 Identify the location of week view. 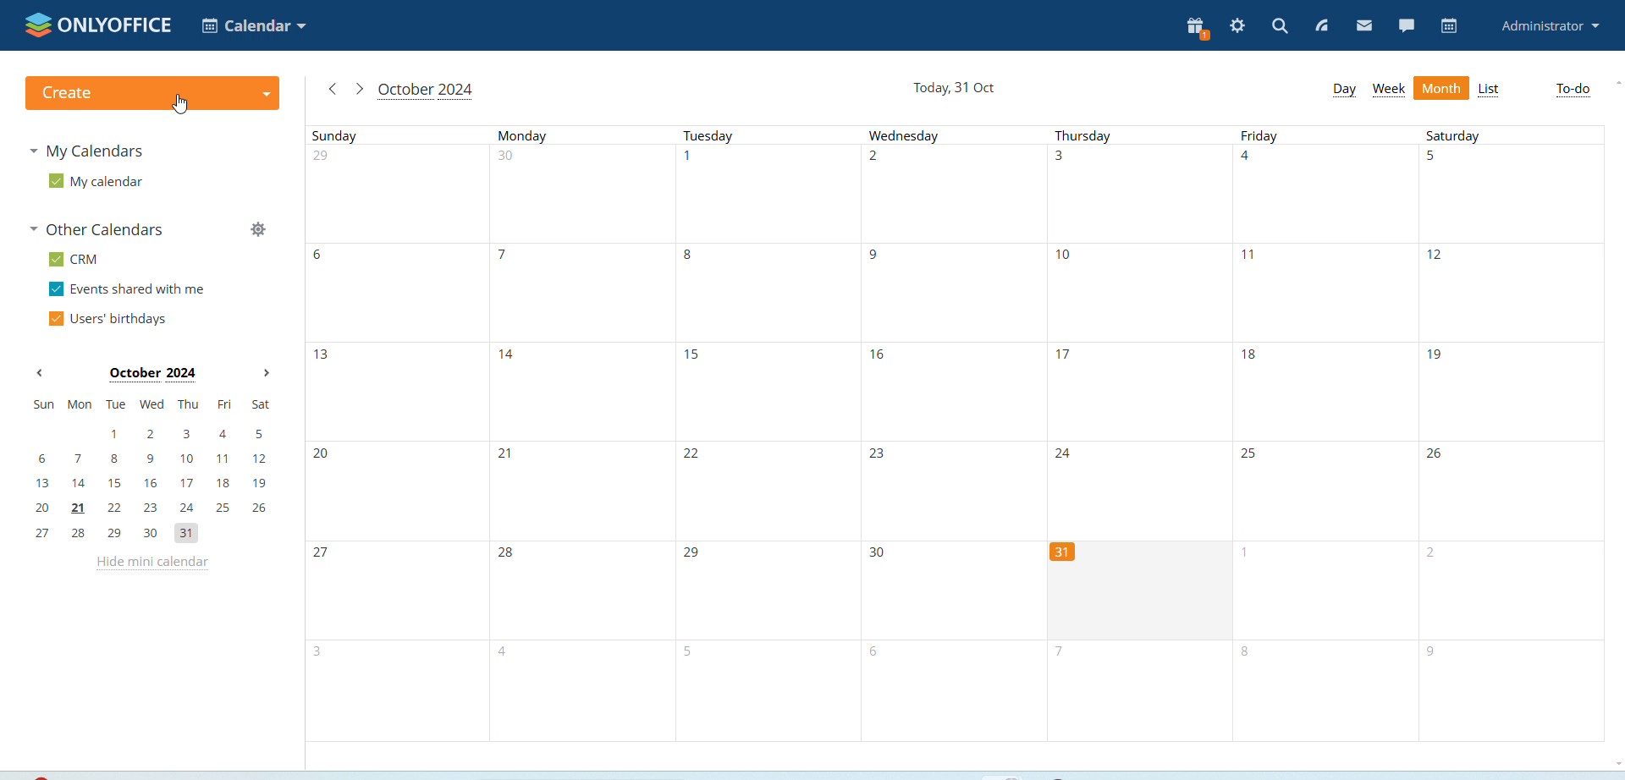
(1388, 91).